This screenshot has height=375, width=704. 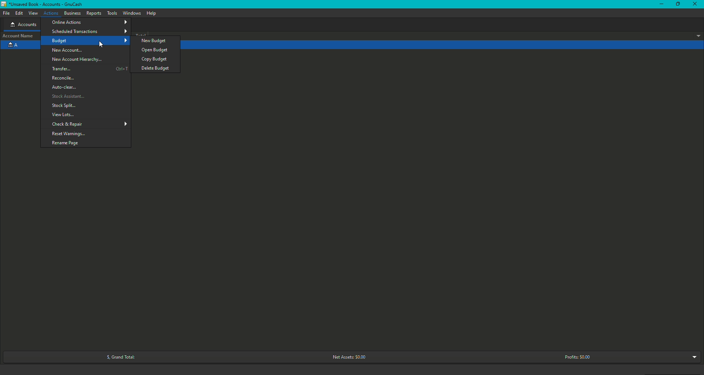 What do you see at coordinates (93, 14) in the screenshot?
I see `Reports` at bounding box center [93, 14].